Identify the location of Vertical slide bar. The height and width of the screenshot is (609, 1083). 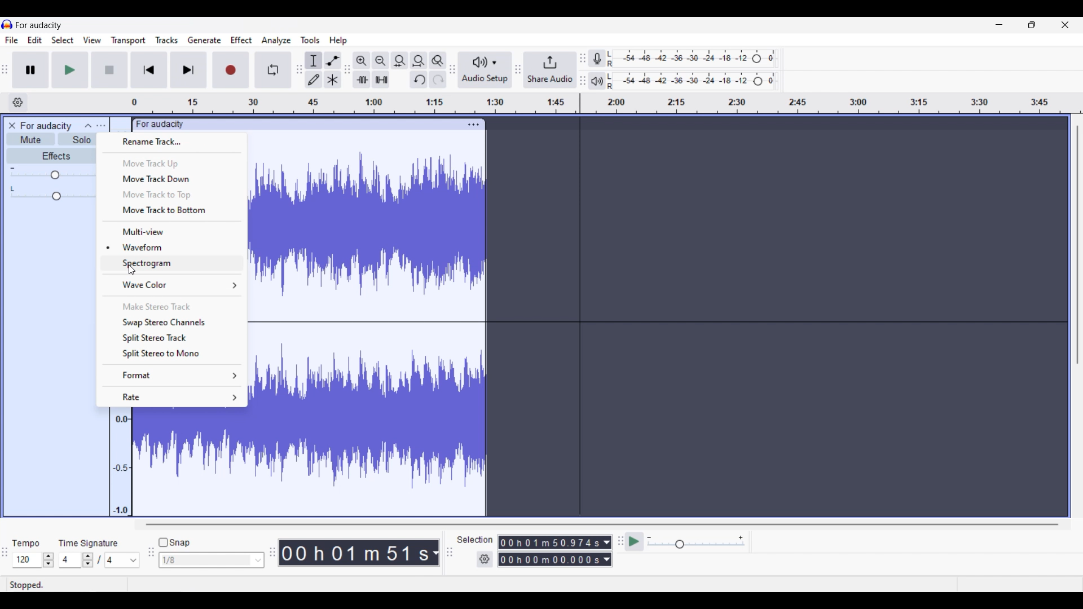
(1077, 245).